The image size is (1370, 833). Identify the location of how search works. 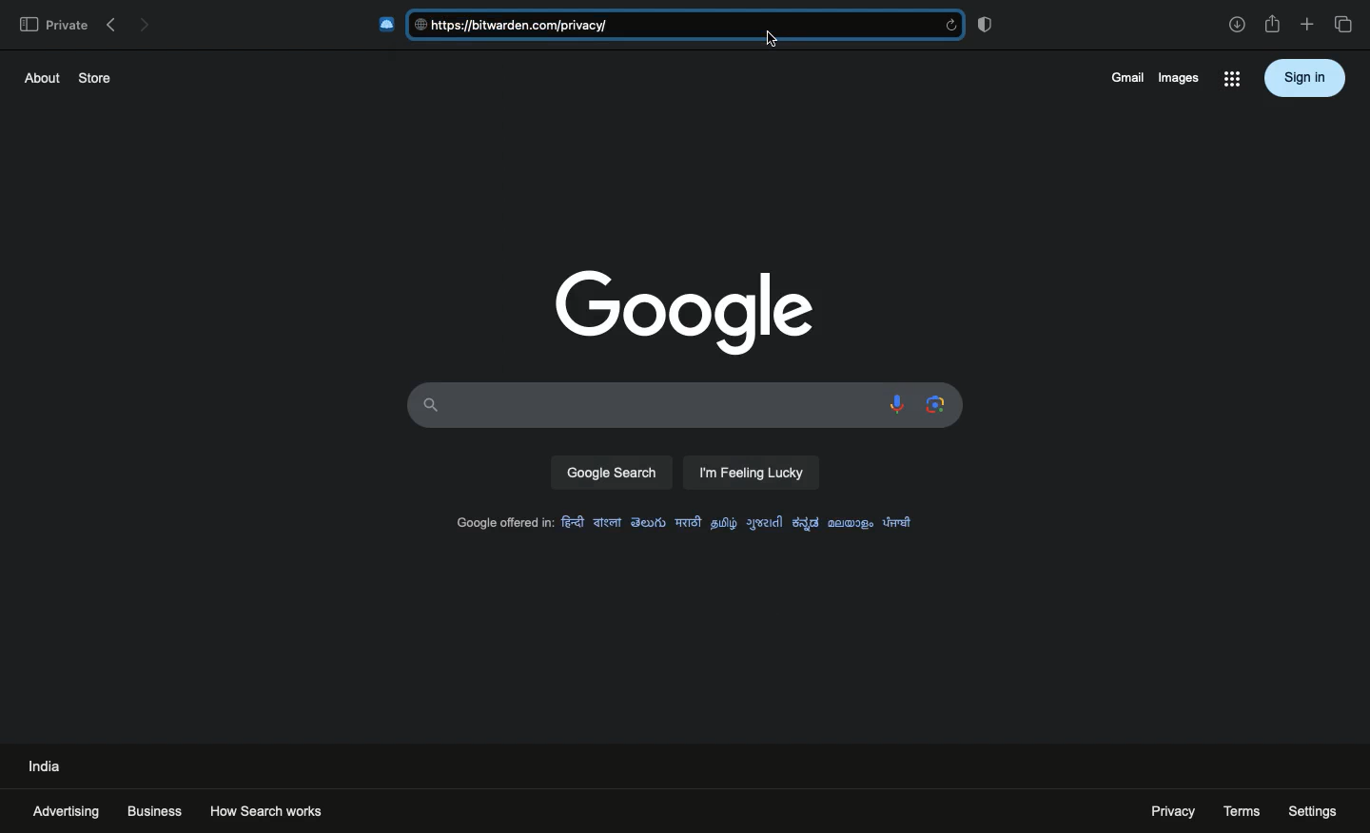
(285, 810).